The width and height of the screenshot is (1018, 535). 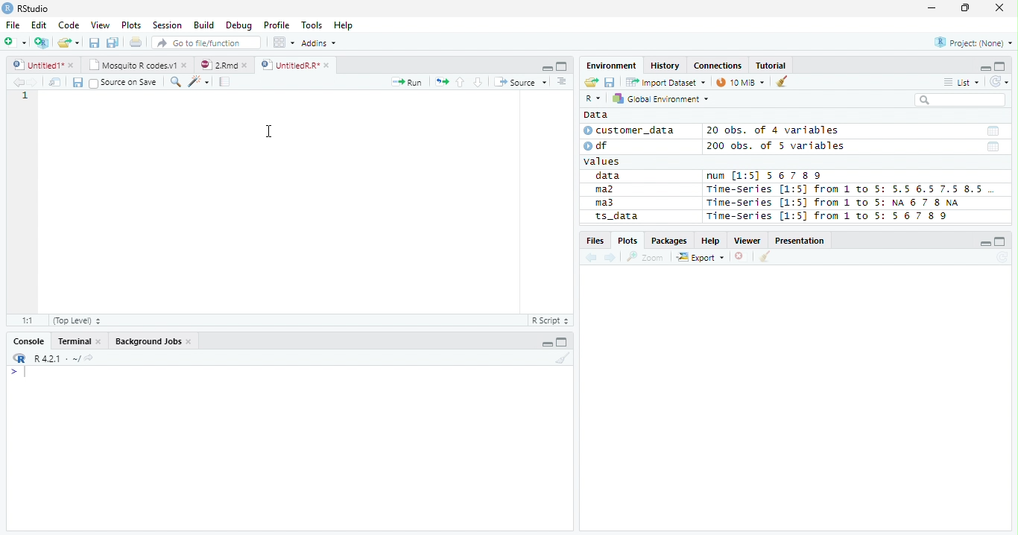 What do you see at coordinates (661, 98) in the screenshot?
I see `Global Environment` at bounding box center [661, 98].